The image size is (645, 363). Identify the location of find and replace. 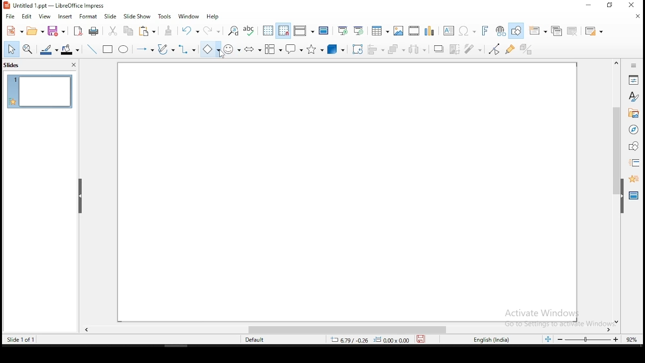
(234, 30).